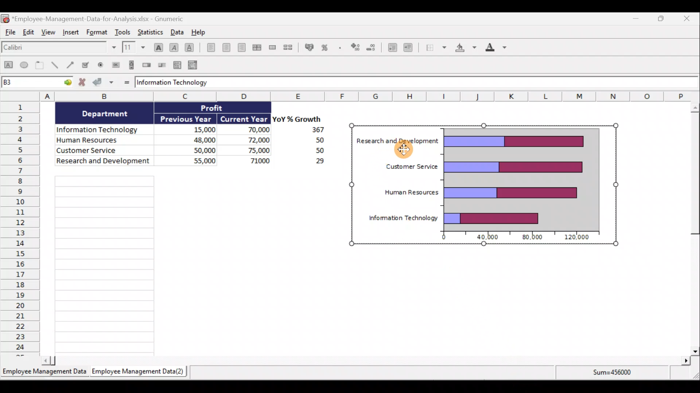 Image resolution: width=700 pixels, height=393 pixels. What do you see at coordinates (499, 48) in the screenshot?
I see `Foreground` at bounding box center [499, 48].